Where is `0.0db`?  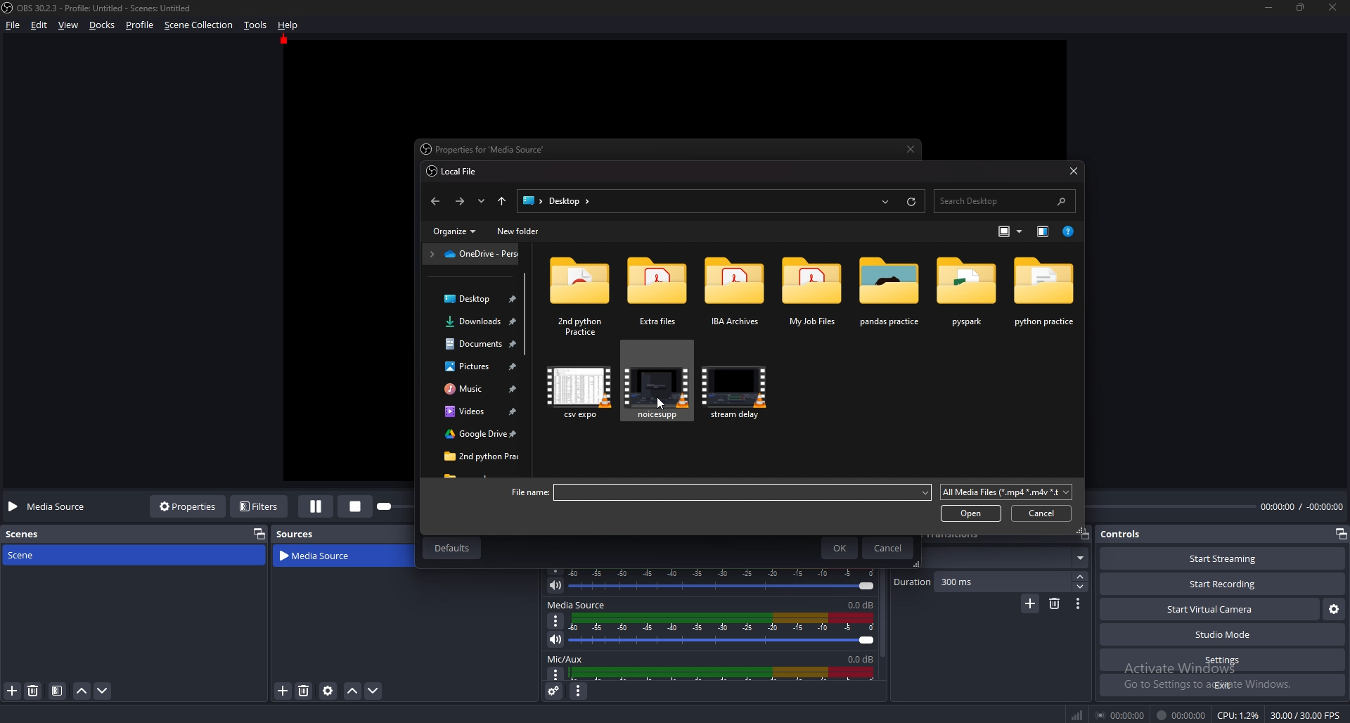
0.0db is located at coordinates (863, 603).